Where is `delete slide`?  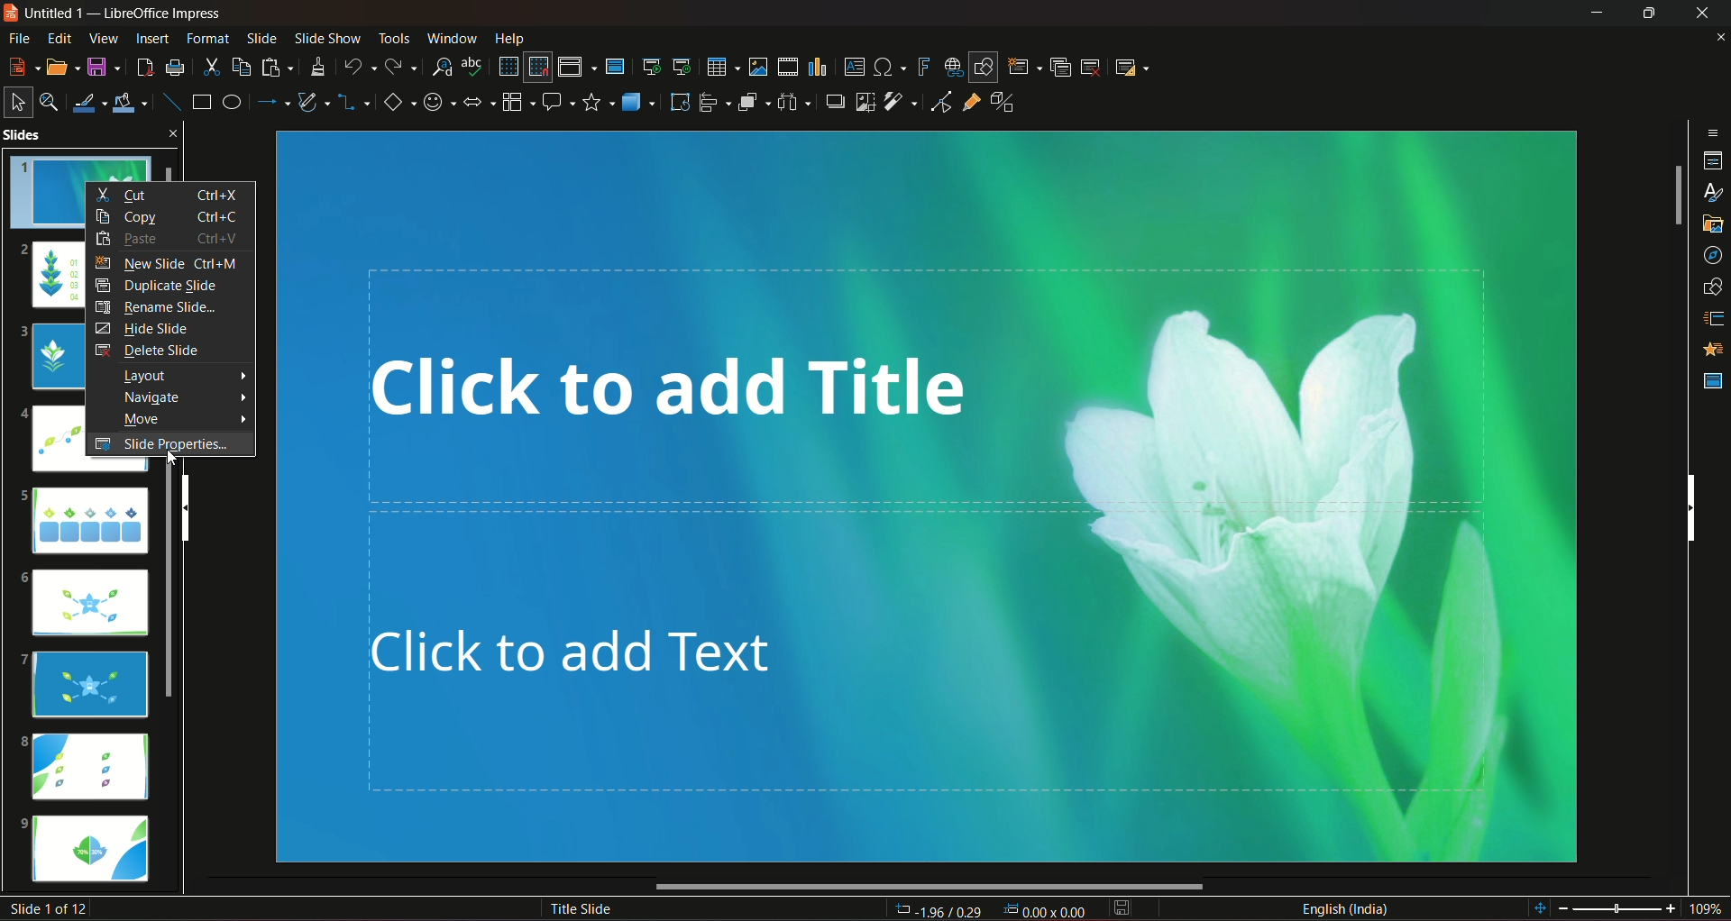
delete slide is located at coordinates (146, 350).